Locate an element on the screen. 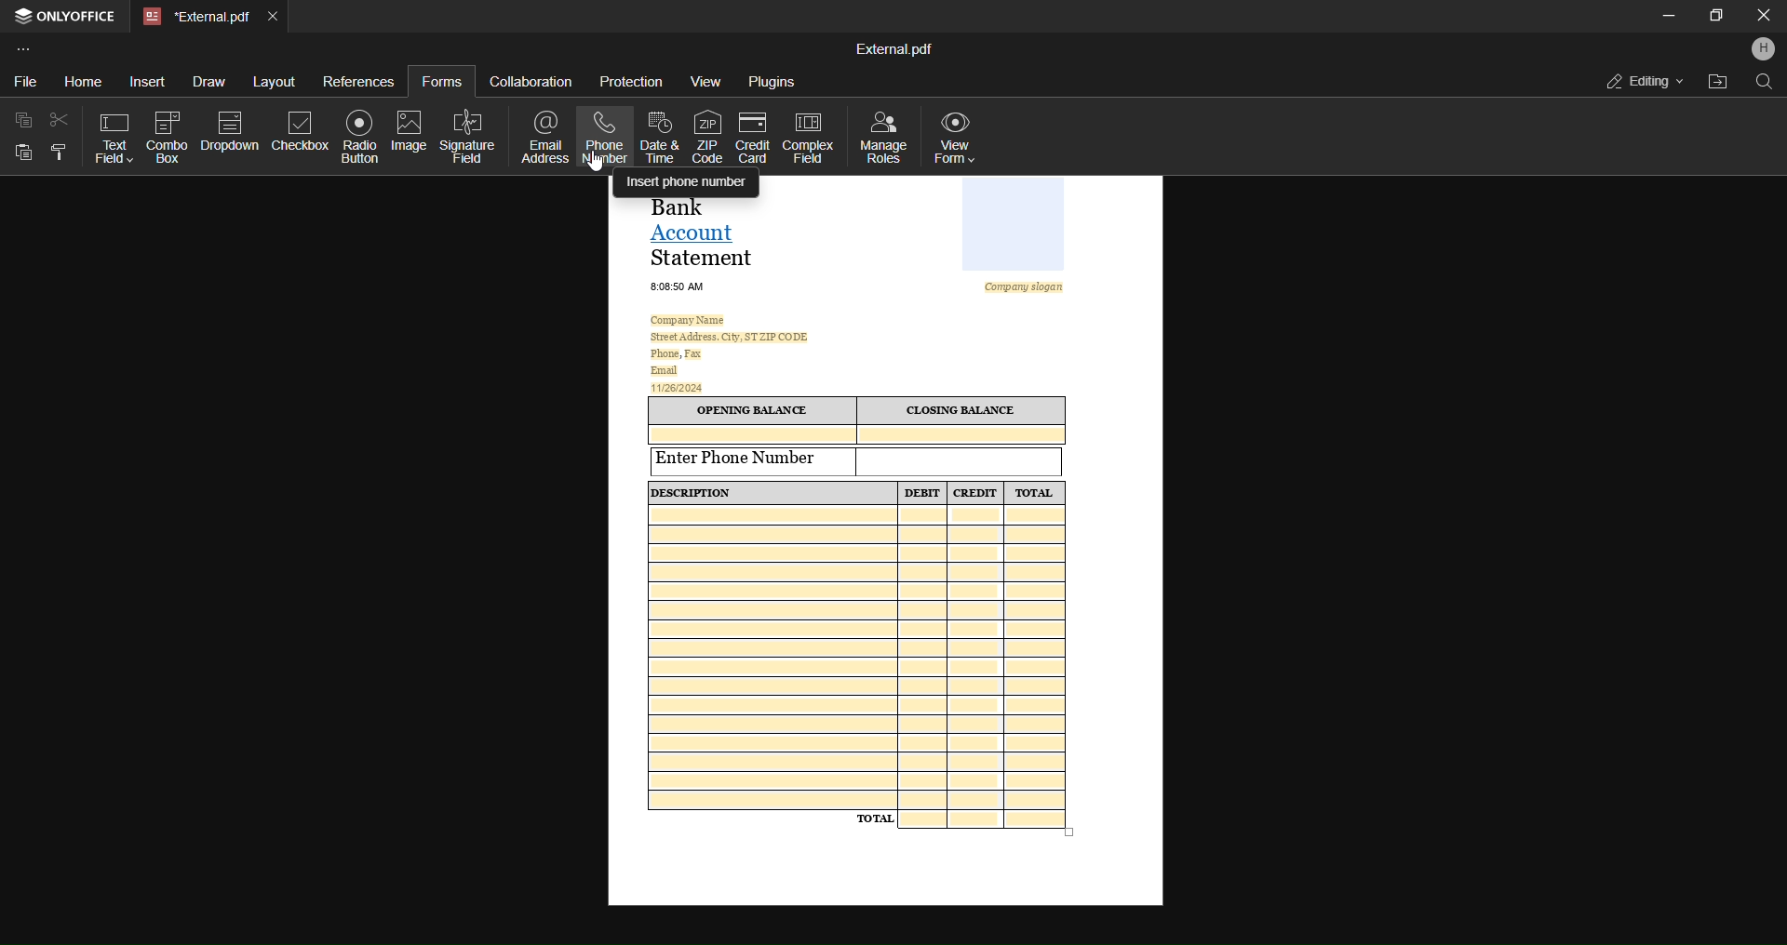  protection is located at coordinates (628, 84).